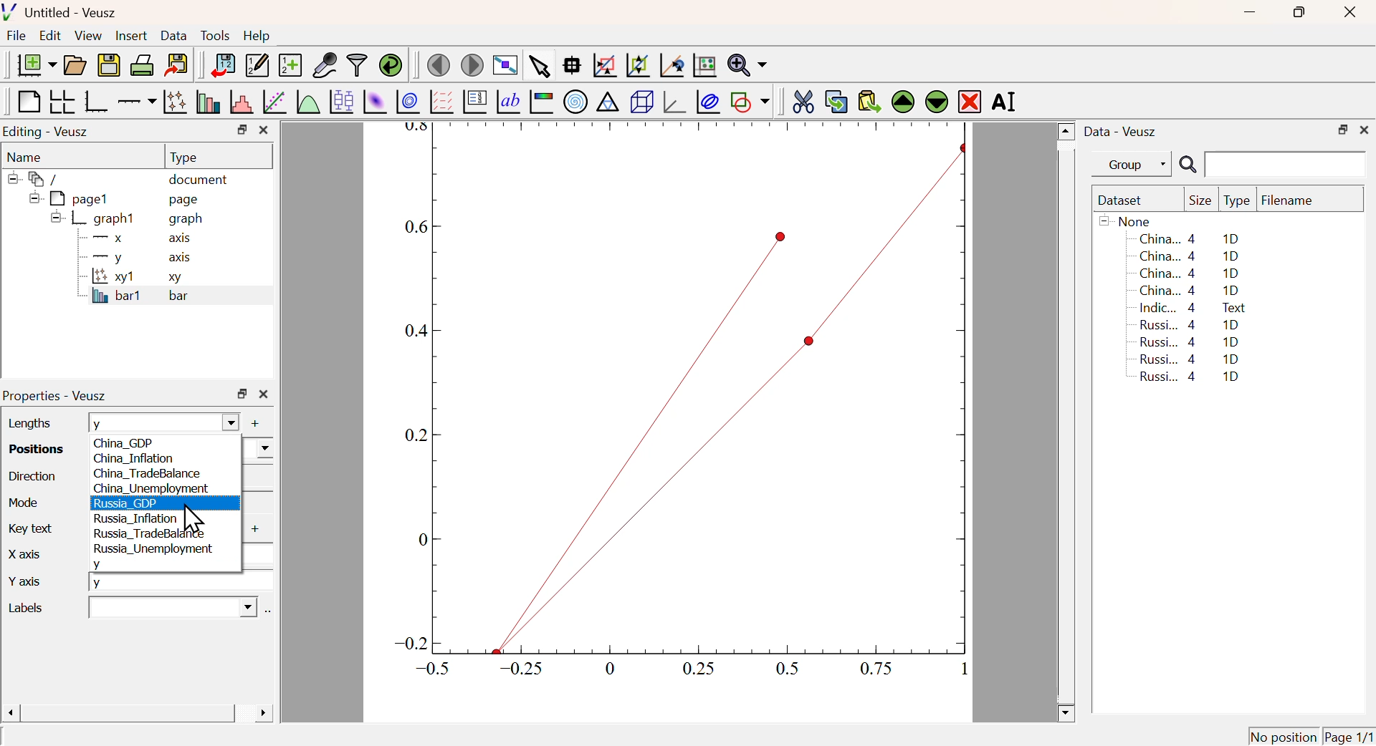 The width and height of the screenshot is (1376, 746). What do you see at coordinates (1006, 101) in the screenshot?
I see `Rename` at bounding box center [1006, 101].